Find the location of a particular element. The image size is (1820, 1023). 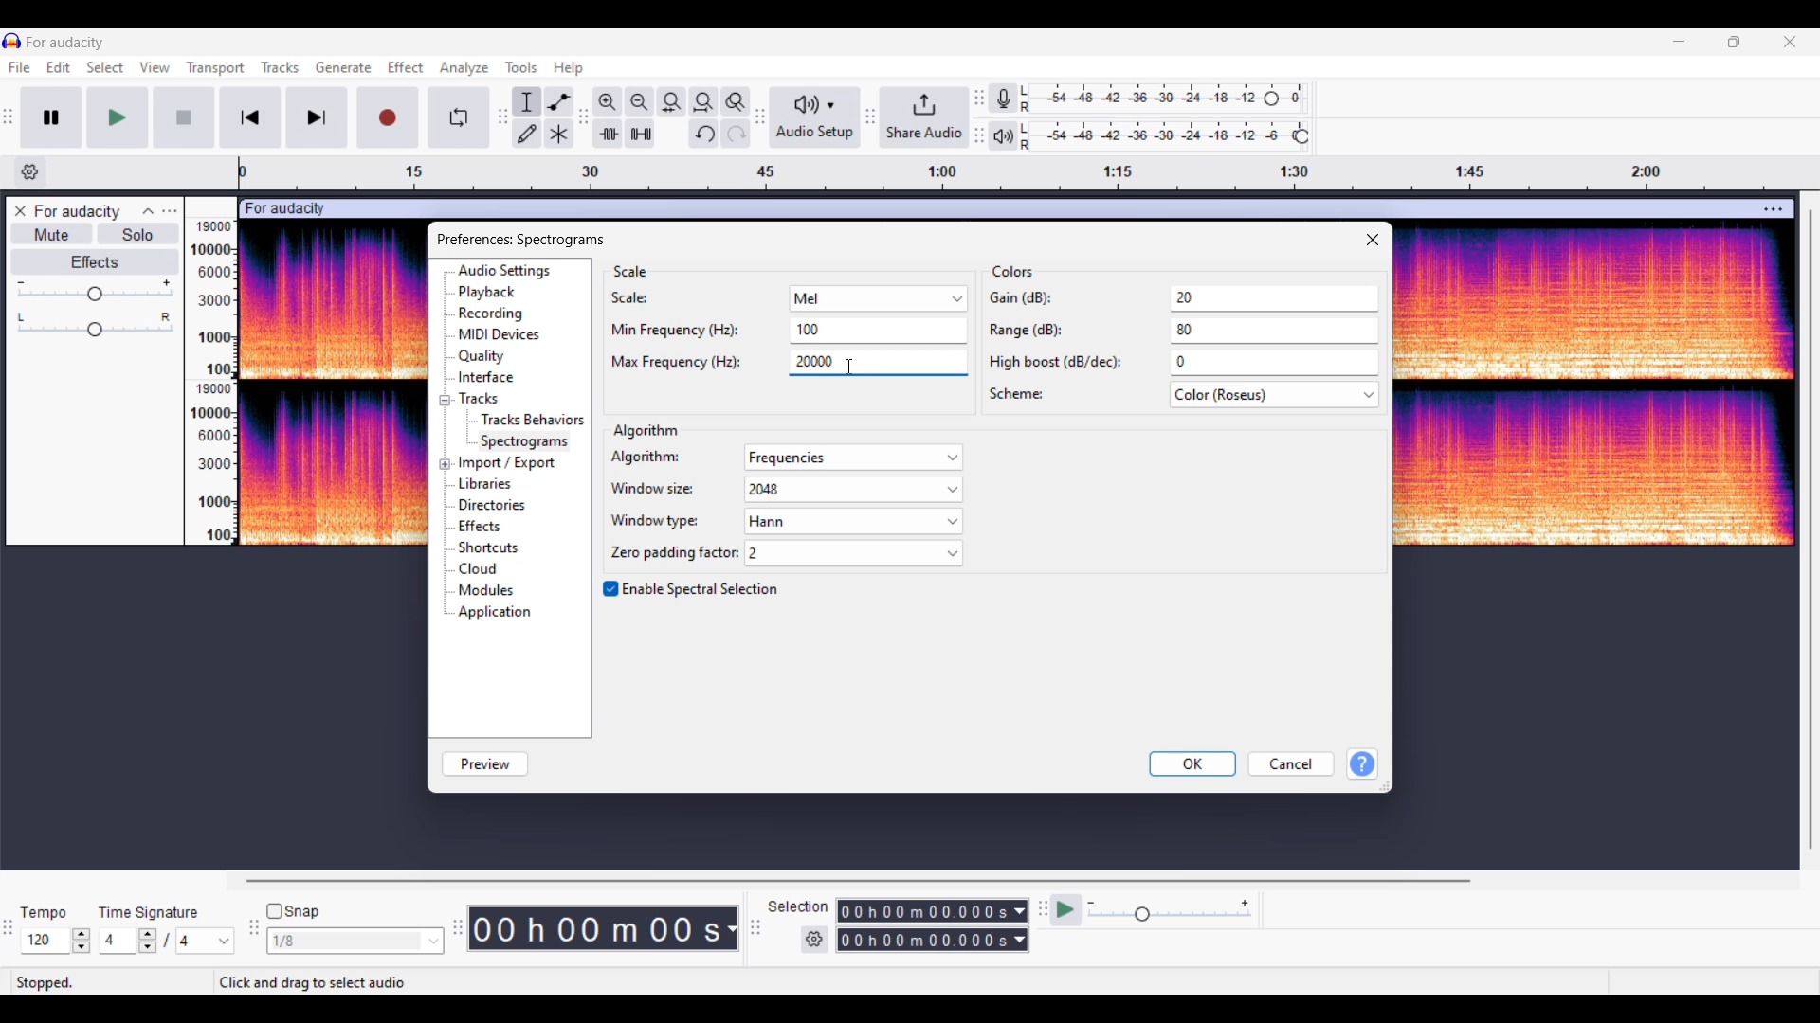

high boost is located at coordinates (1181, 364).